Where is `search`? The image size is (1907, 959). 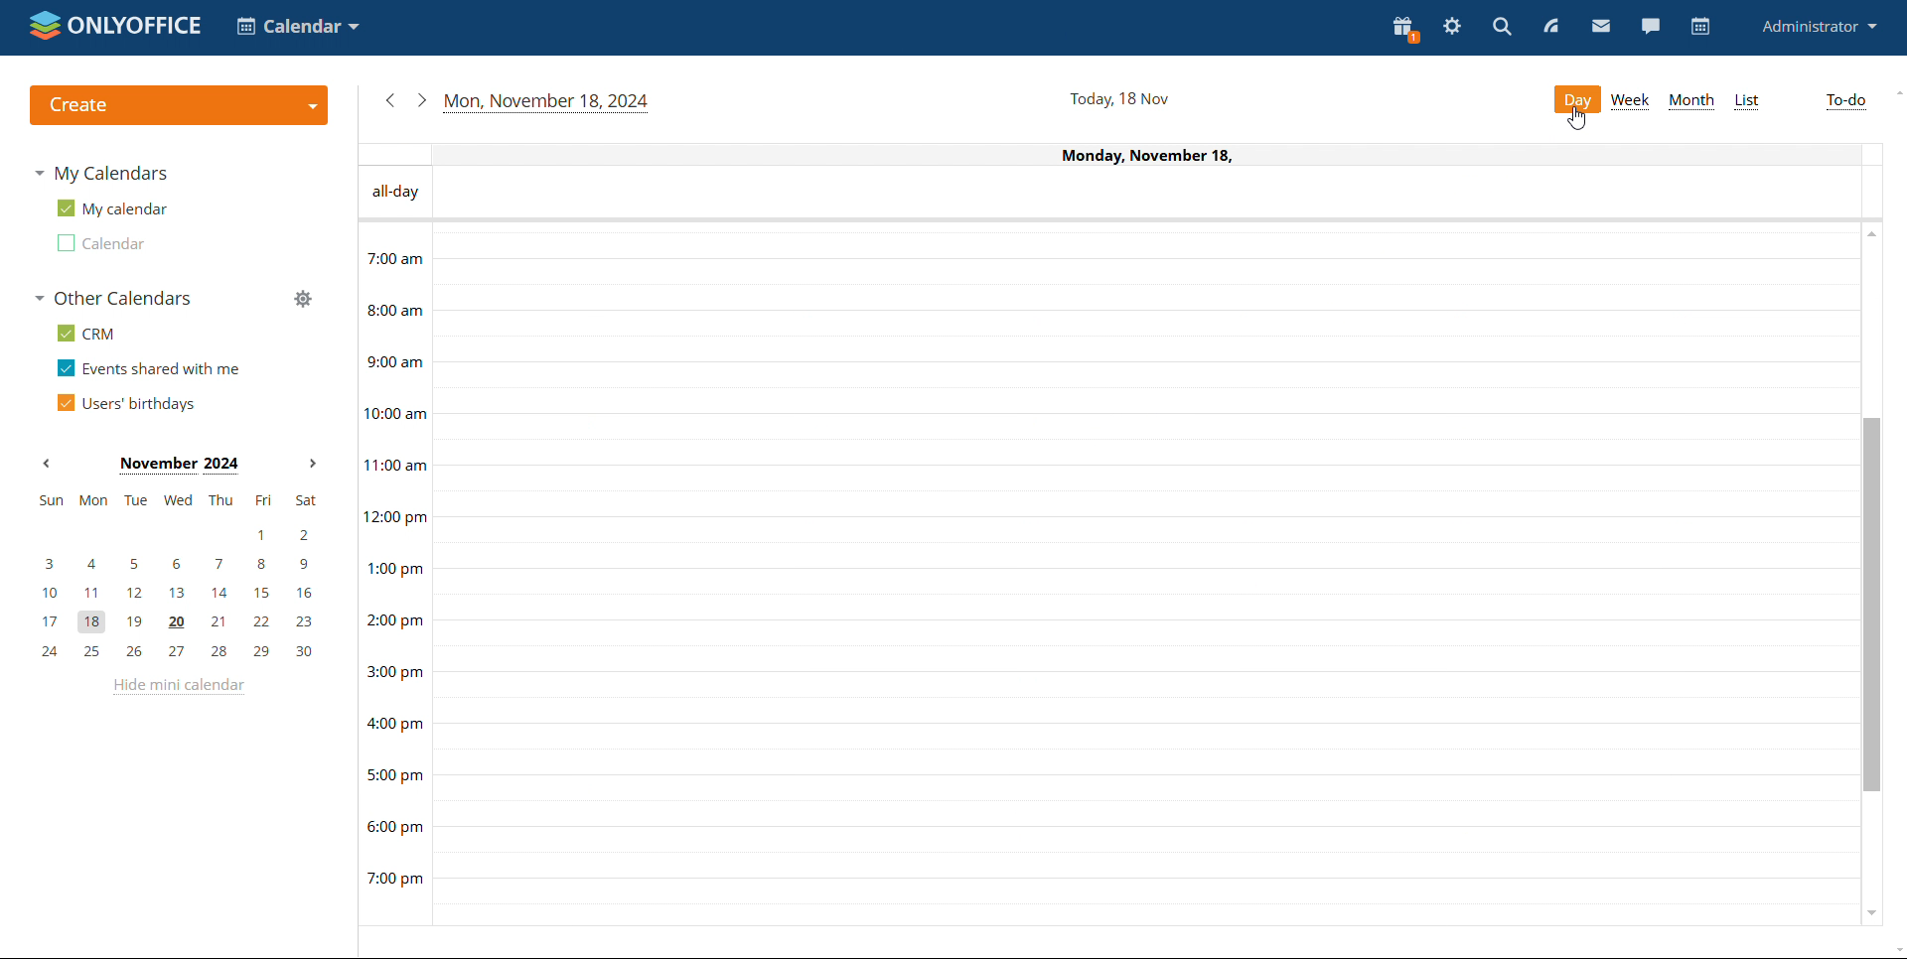 search is located at coordinates (1501, 27).